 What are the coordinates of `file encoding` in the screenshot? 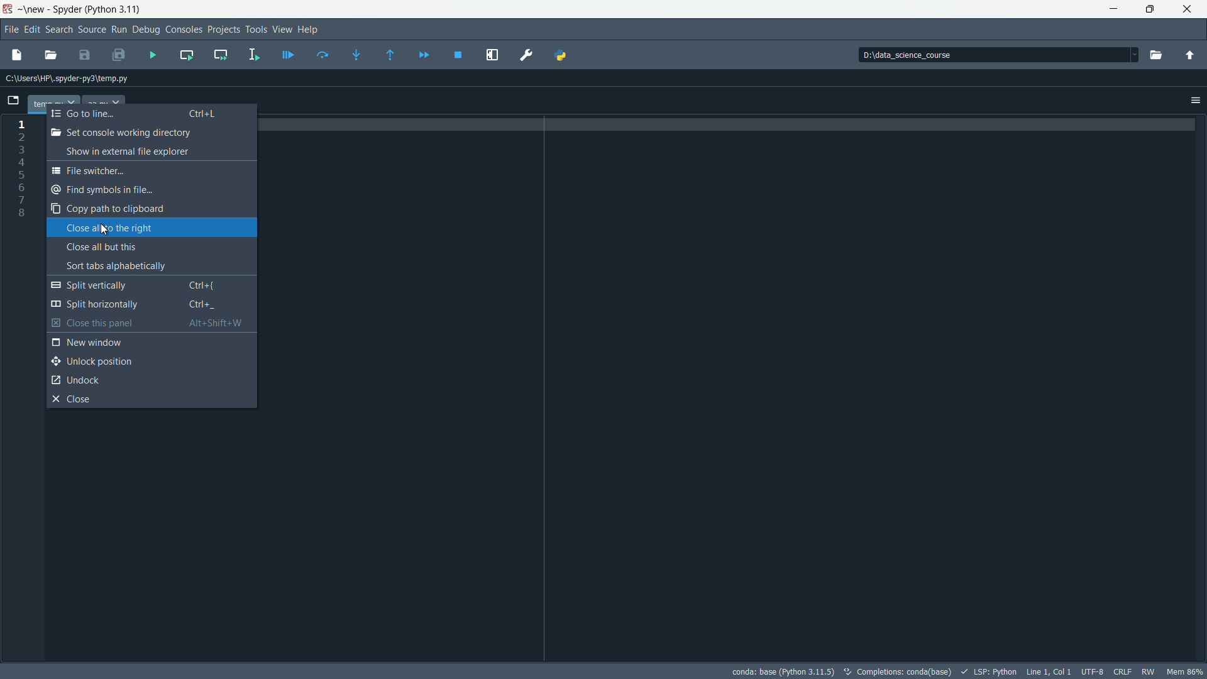 It's located at (1093, 671).